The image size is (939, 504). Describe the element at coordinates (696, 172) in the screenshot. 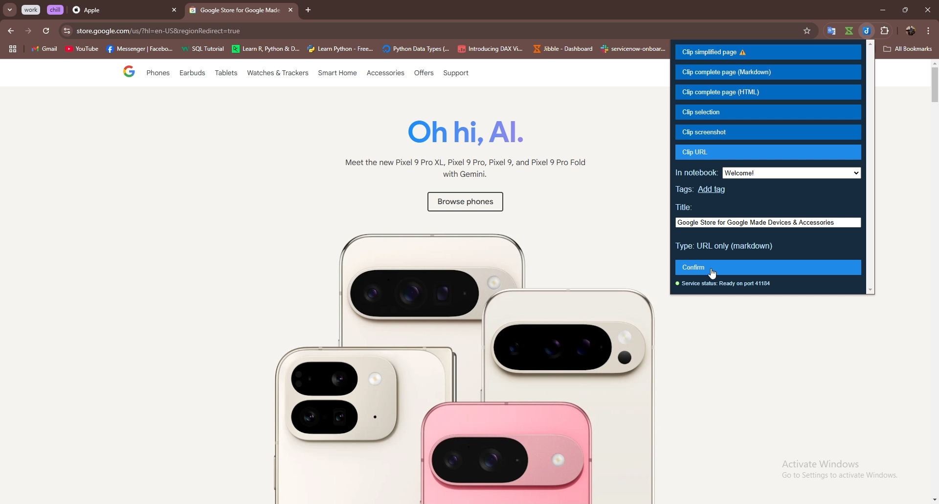

I see `in notebook` at that location.